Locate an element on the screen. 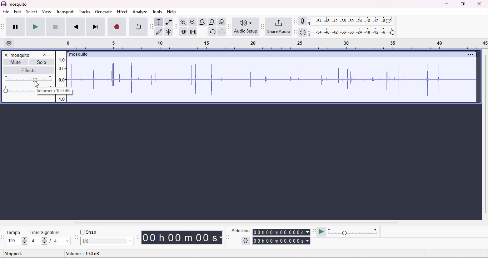 The width and height of the screenshot is (488, 258). tracks is located at coordinates (85, 12).